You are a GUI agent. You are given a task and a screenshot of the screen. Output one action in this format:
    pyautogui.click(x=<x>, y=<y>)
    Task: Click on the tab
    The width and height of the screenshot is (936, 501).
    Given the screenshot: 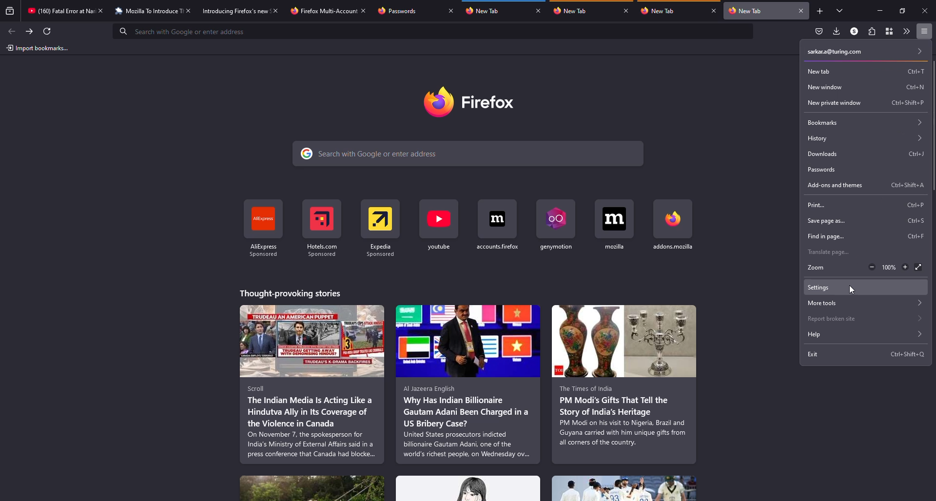 What is the action you would take?
    pyautogui.click(x=147, y=11)
    